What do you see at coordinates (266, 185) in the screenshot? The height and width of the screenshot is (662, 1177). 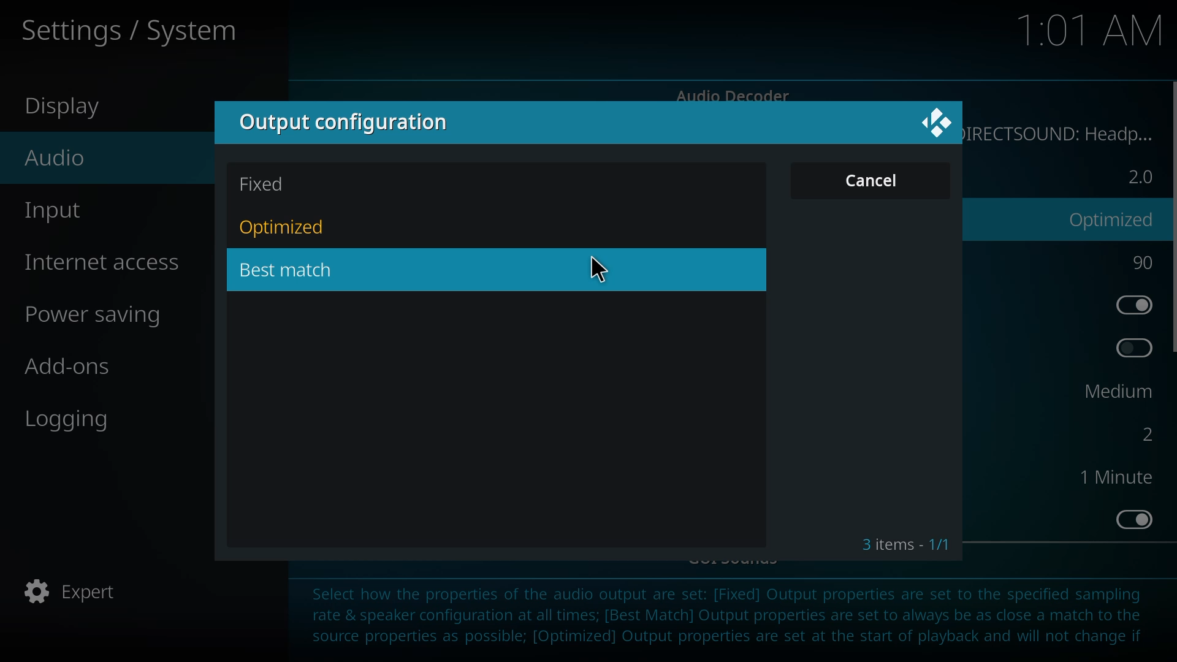 I see `fixed` at bounding box center [266, 185].